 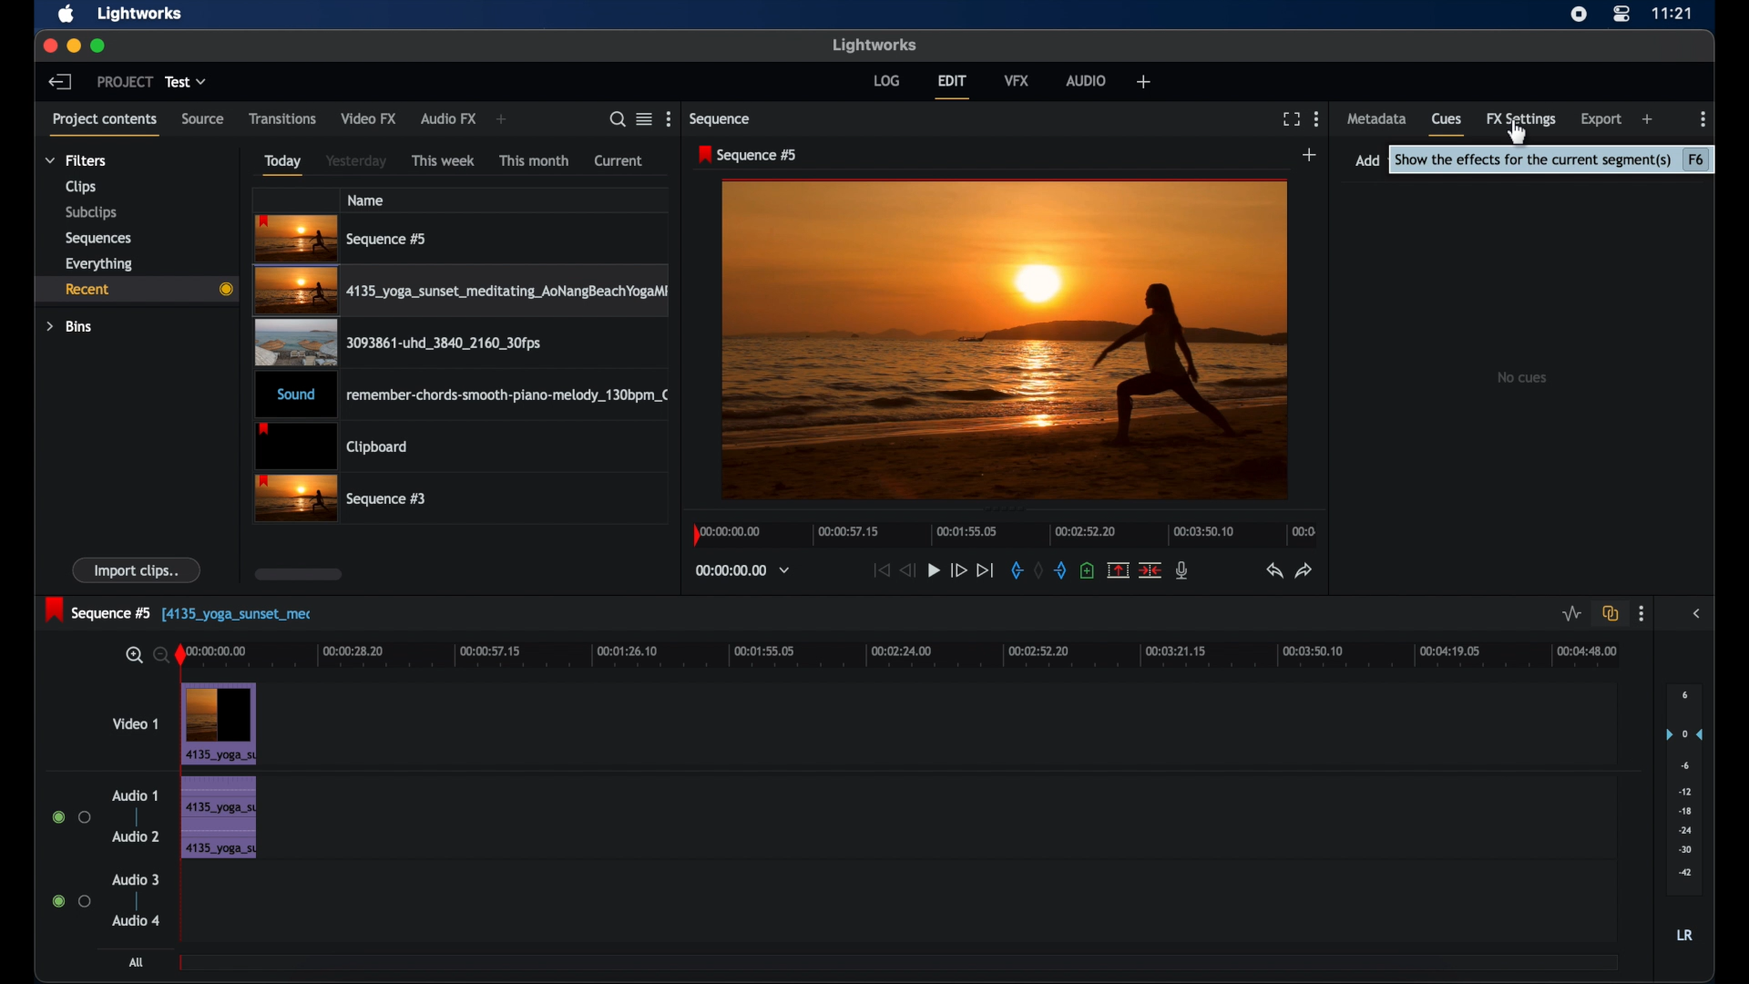 I want to click on fast forward, so click(x=957, y=569).